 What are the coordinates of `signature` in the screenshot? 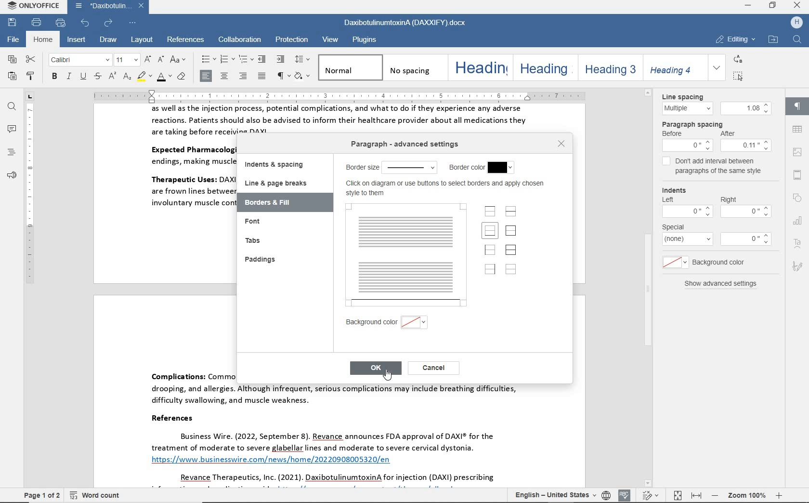 It's located at (799, 265).